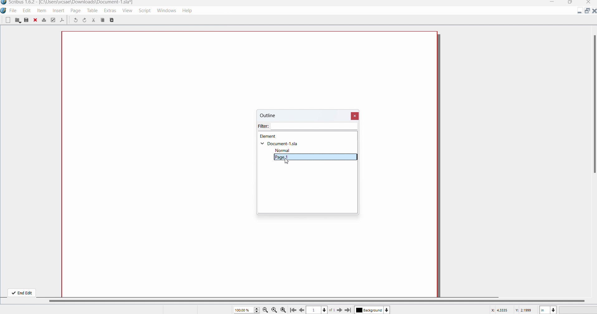 The image size is (597, 314). What do you see at coordinates (593, 101) in the screenshot?
I see `vertical scroll bar` at bounding box center [593, 101].